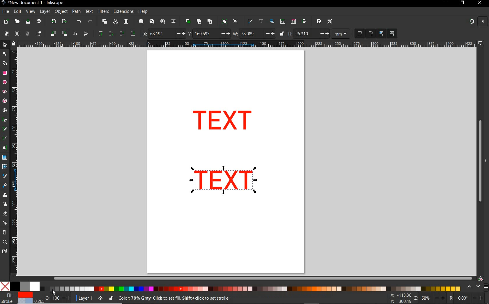  Describe the element at coordinates (54, 298) in the screenshot. I see `opacity` at that location.